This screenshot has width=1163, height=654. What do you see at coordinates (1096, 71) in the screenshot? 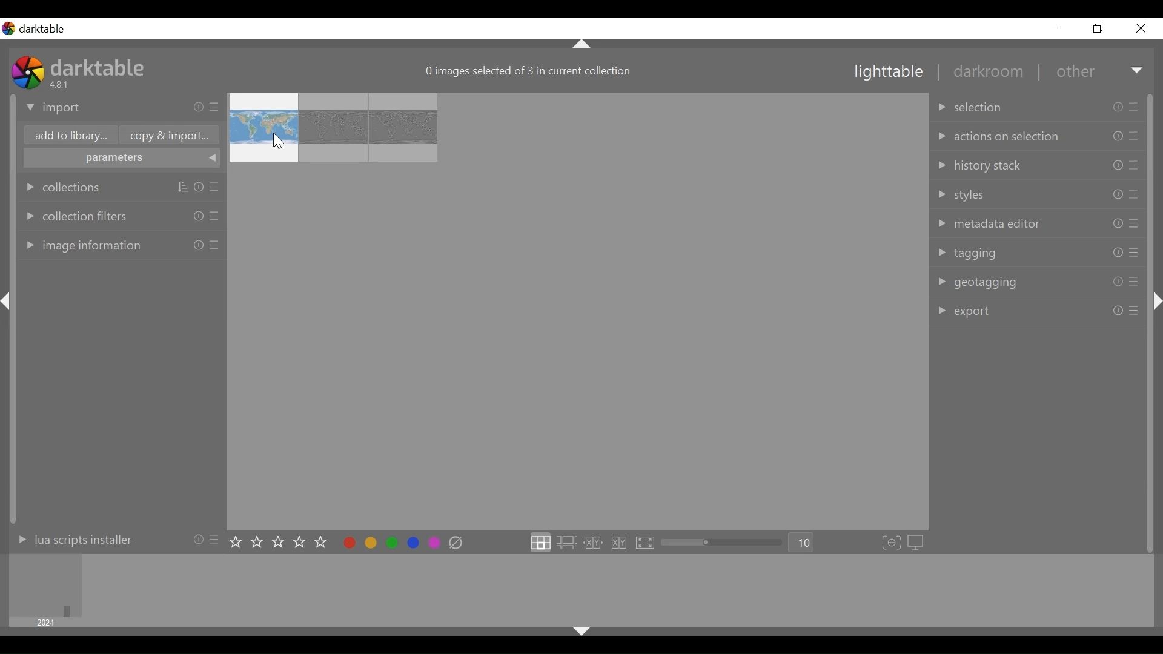
I see `other` at bounding box center [1096, 71].